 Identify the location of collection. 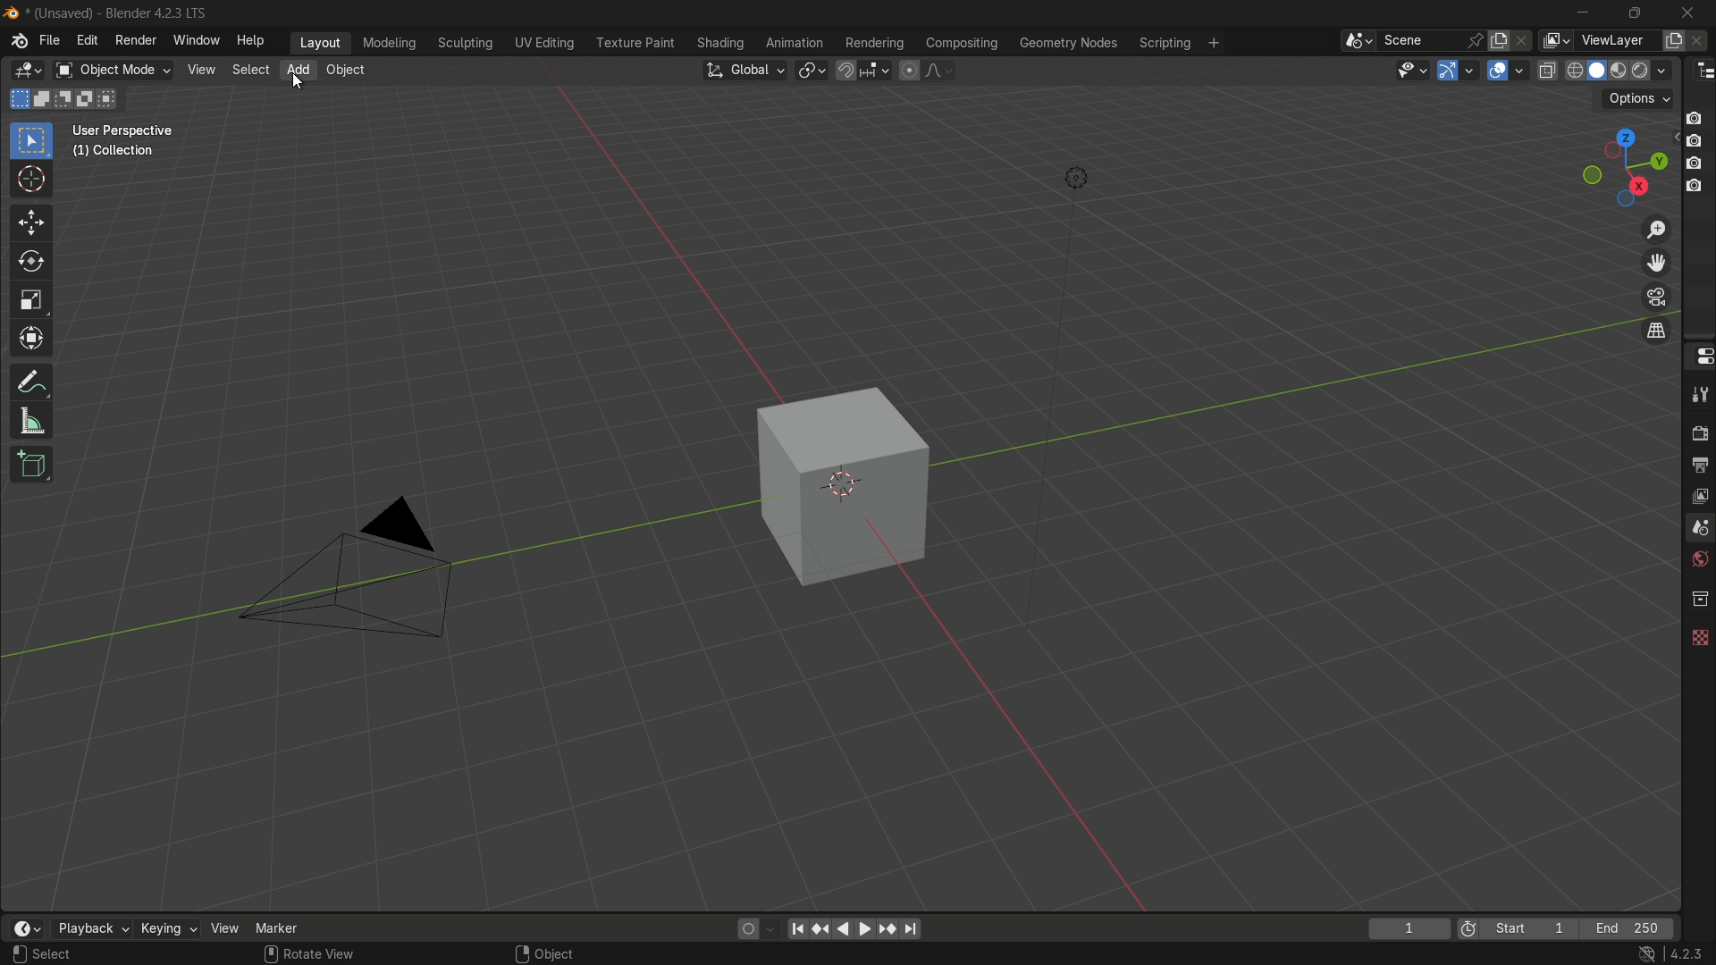
(1696, 599).